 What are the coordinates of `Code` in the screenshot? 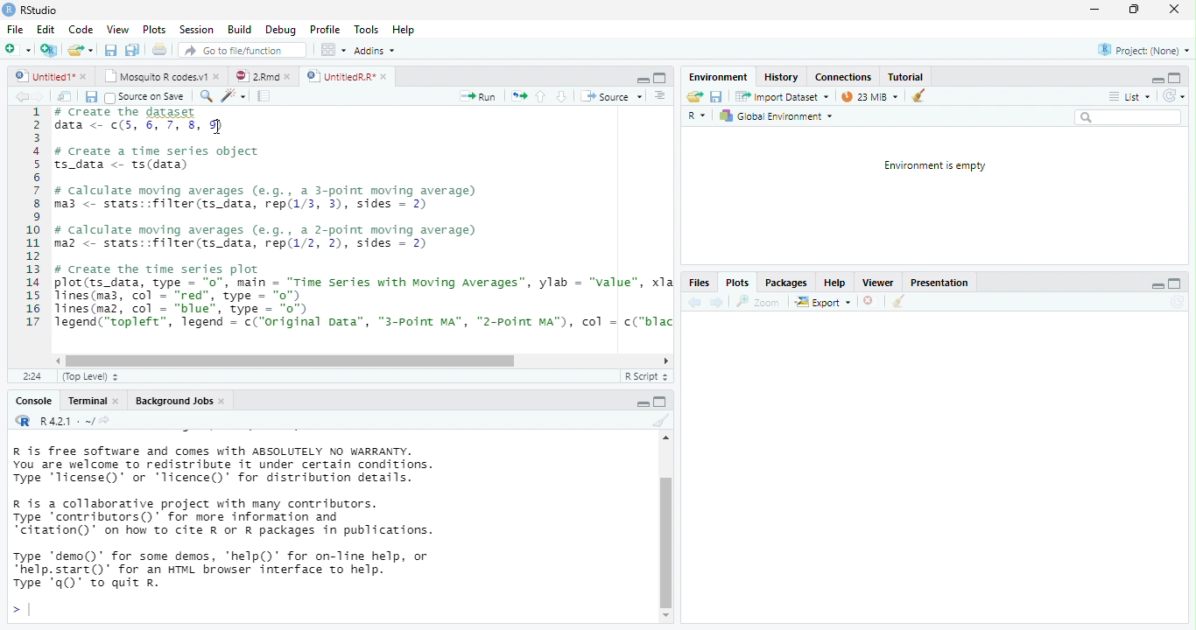 It's located at (81, 29).